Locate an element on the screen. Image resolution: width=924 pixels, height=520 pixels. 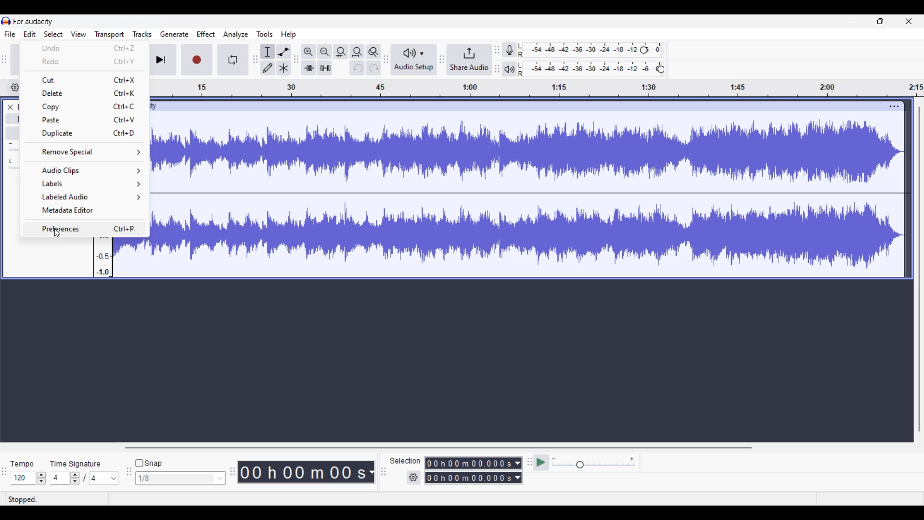
Draw tool is located at coordinates (268, 68).